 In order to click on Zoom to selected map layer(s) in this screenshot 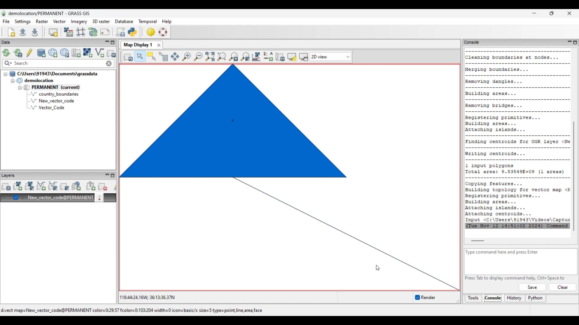, I will do `click(210, 57)`.